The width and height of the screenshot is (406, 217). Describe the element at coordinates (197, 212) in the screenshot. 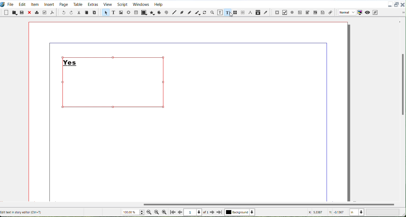

I see `Select Current page` at that location.